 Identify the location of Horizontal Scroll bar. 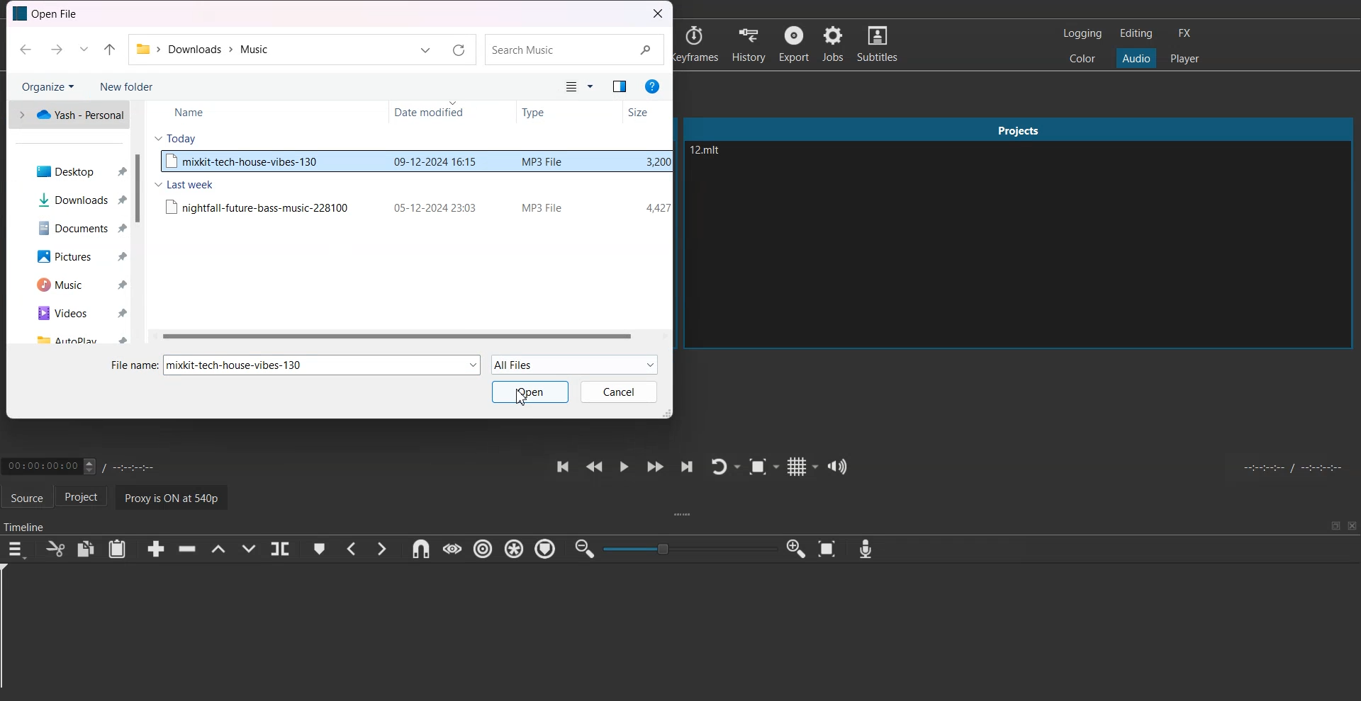
(408, 336).